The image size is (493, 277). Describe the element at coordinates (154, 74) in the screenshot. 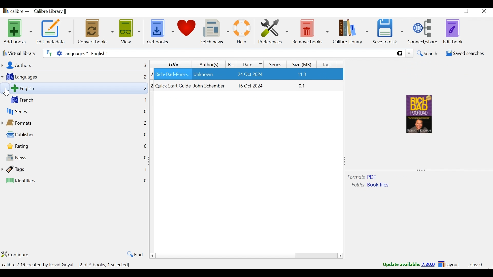

I see `1` at that location.